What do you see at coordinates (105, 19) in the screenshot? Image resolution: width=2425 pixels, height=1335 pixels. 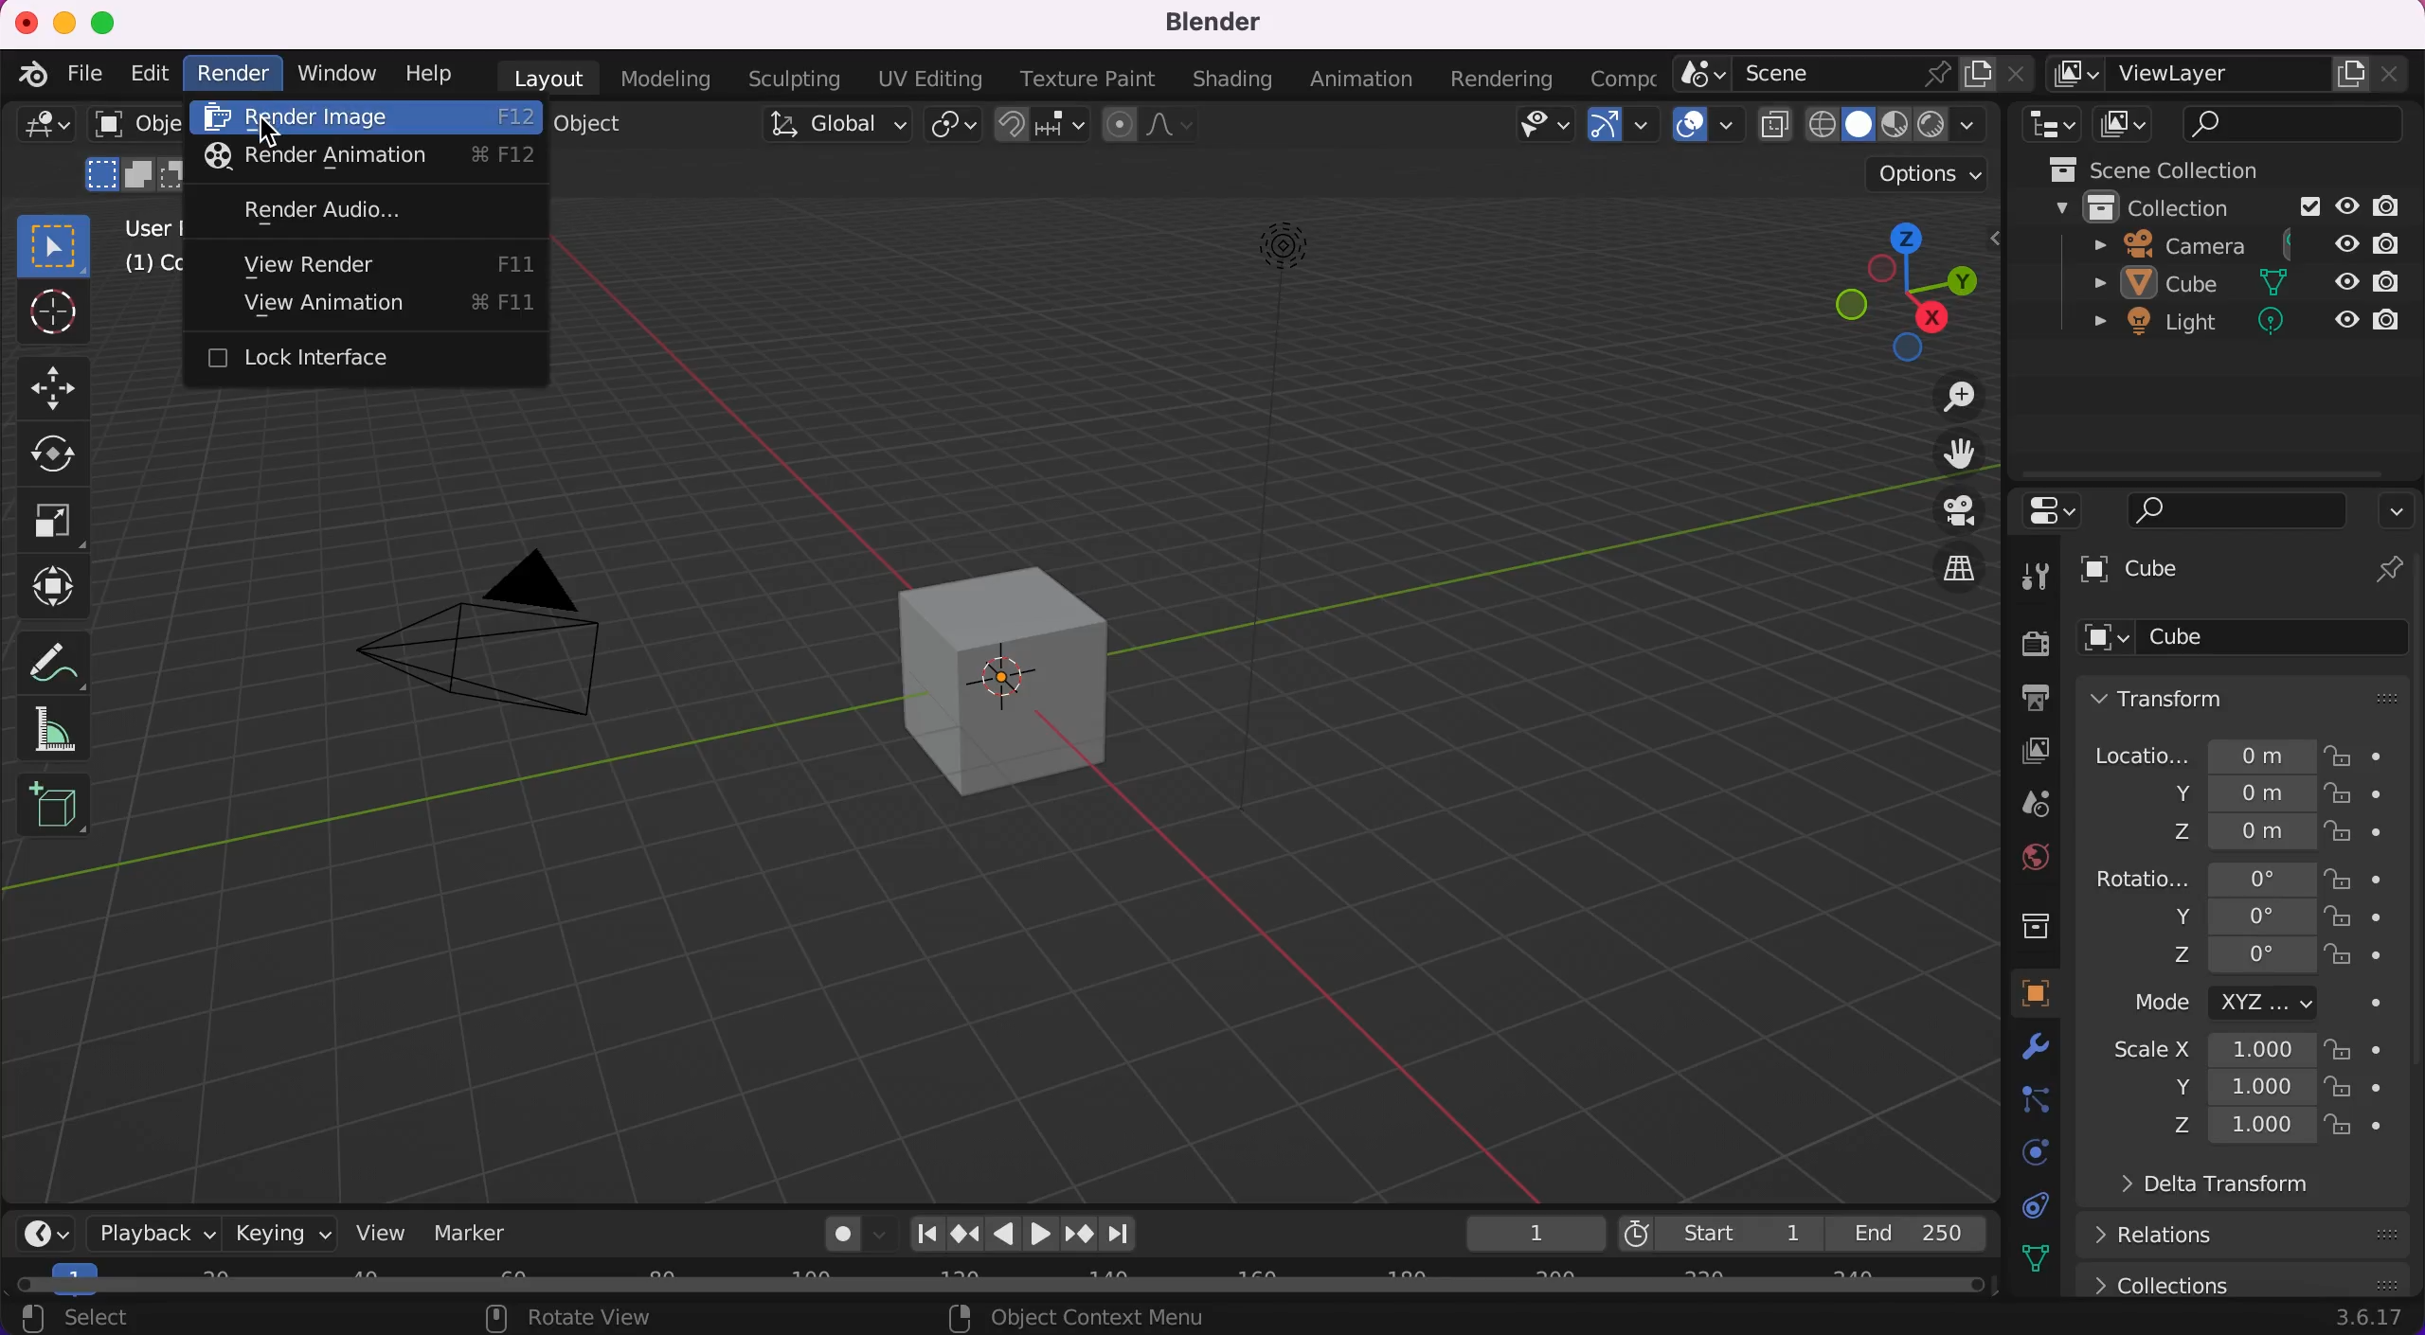 I see `maximize` at bounding box center [105, 19].